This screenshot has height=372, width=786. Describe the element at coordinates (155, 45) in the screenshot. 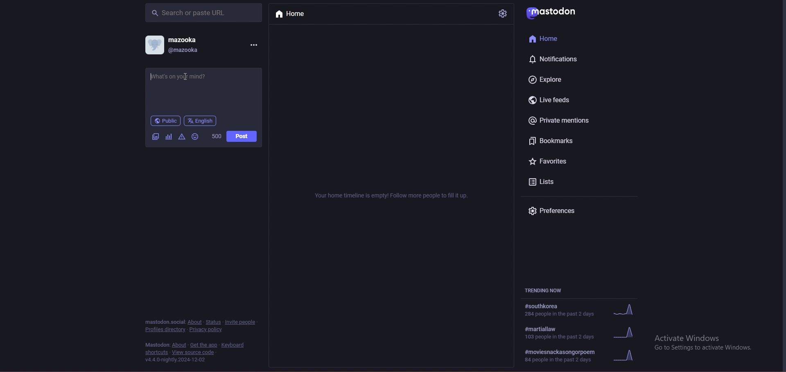

I see `profile` at that location.